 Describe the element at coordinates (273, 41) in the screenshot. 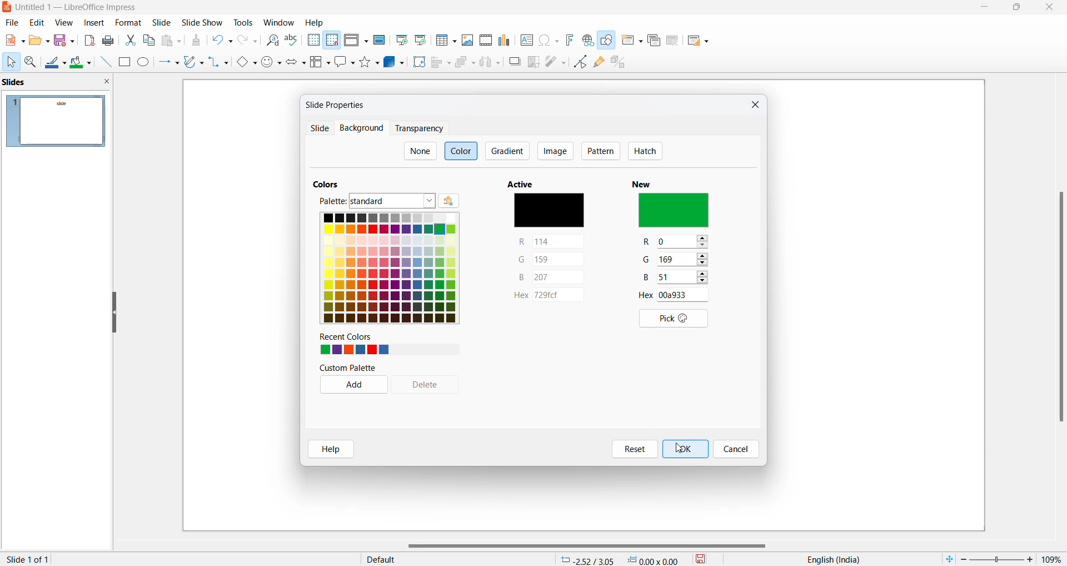

I see `find ` at that location.